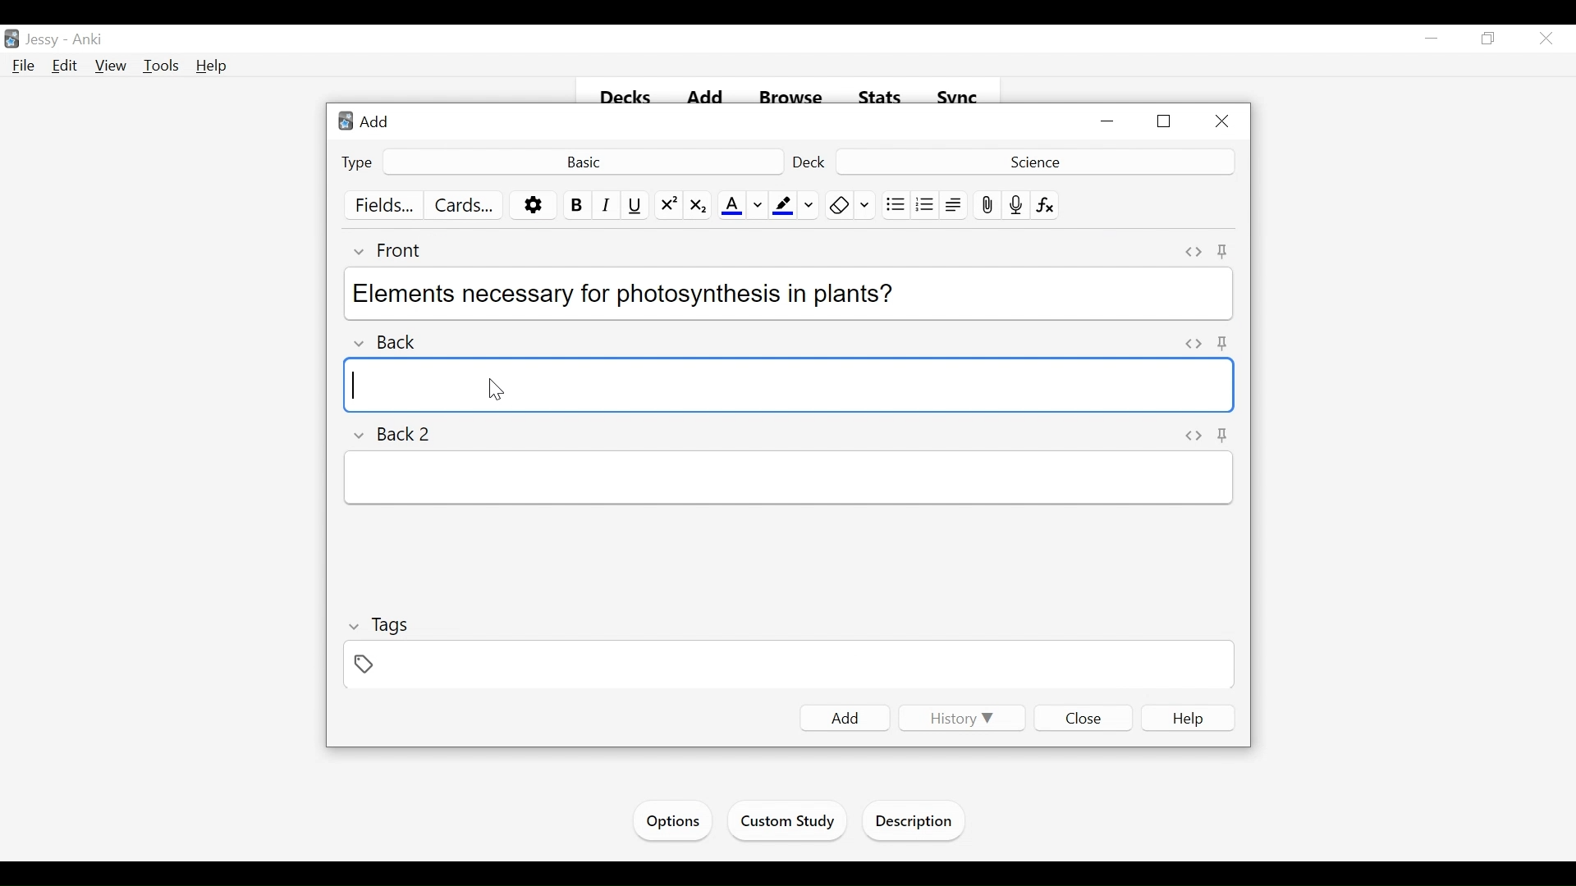  Describe the element at coordinates (636, 205) in the screenshot. I see `Underline` at that location.